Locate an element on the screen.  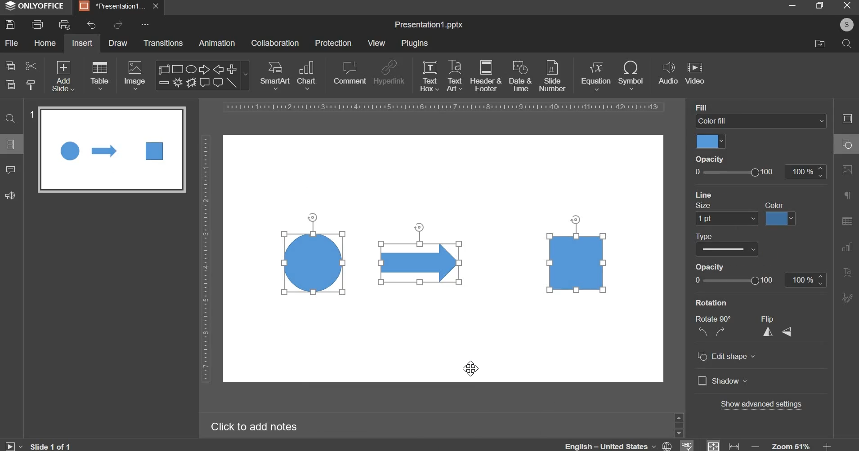
find is located at coordinates (11, 118).